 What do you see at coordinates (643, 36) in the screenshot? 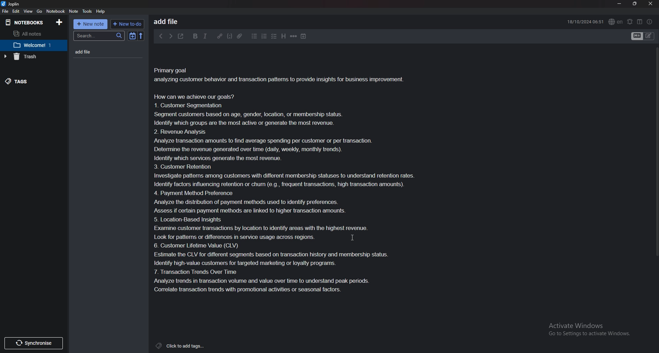
I see `Toggle editor` at bounding box center [643, 36].